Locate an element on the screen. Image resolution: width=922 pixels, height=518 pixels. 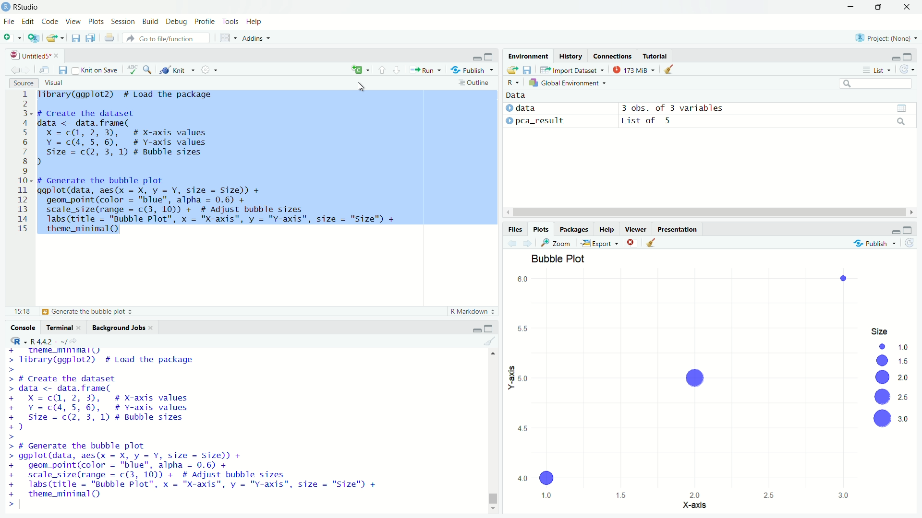
minimize is located at coordinates (850, 7).